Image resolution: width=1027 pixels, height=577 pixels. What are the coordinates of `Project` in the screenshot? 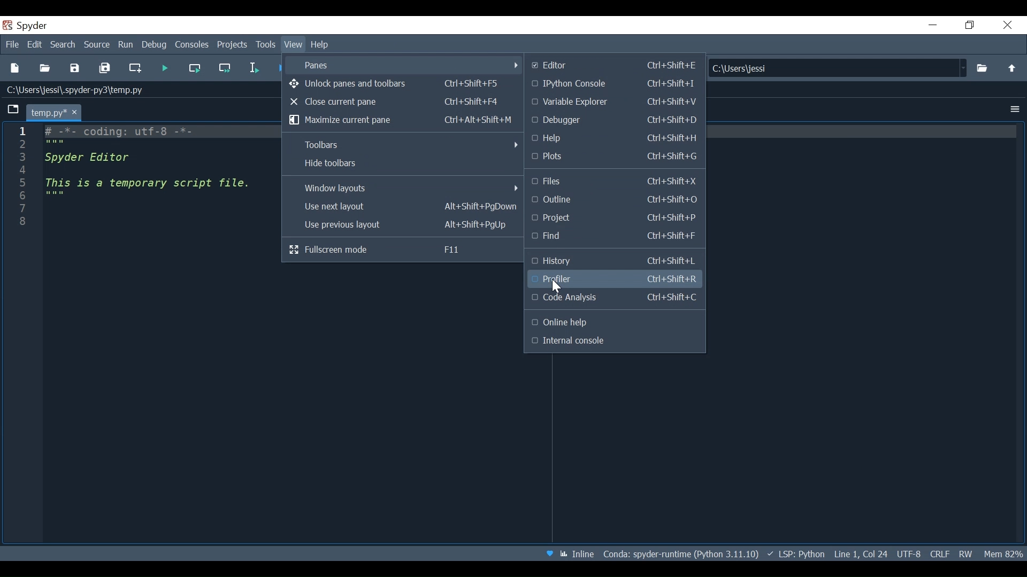 It's located at (616, 218).